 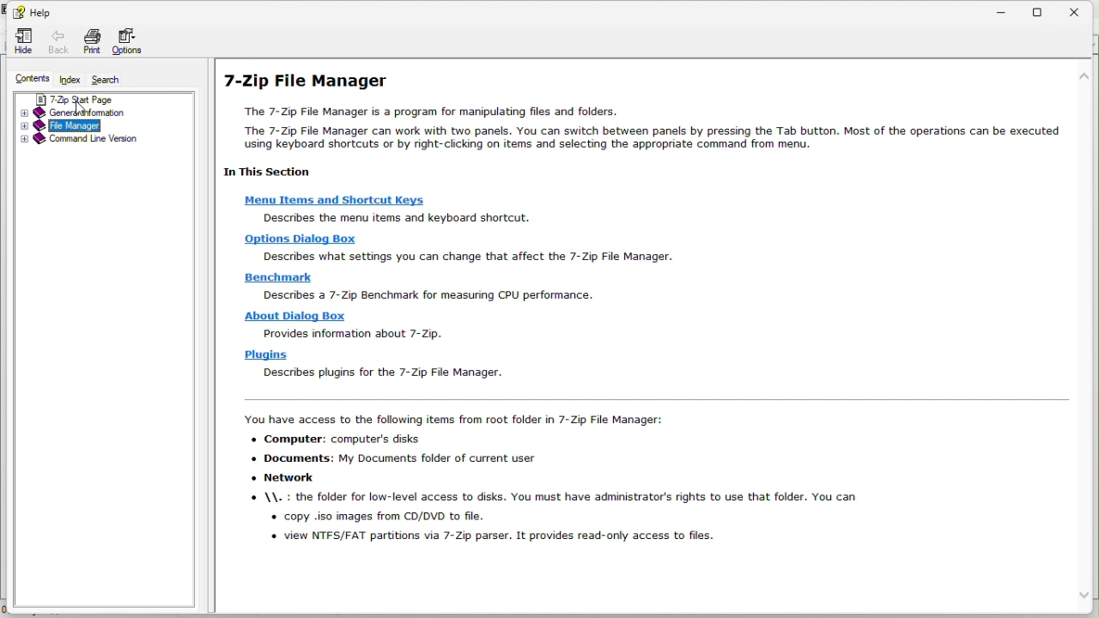 What do you see at coordinates (89, 41) in the screenshot?
I see `print` at bounding box center [89, 41].